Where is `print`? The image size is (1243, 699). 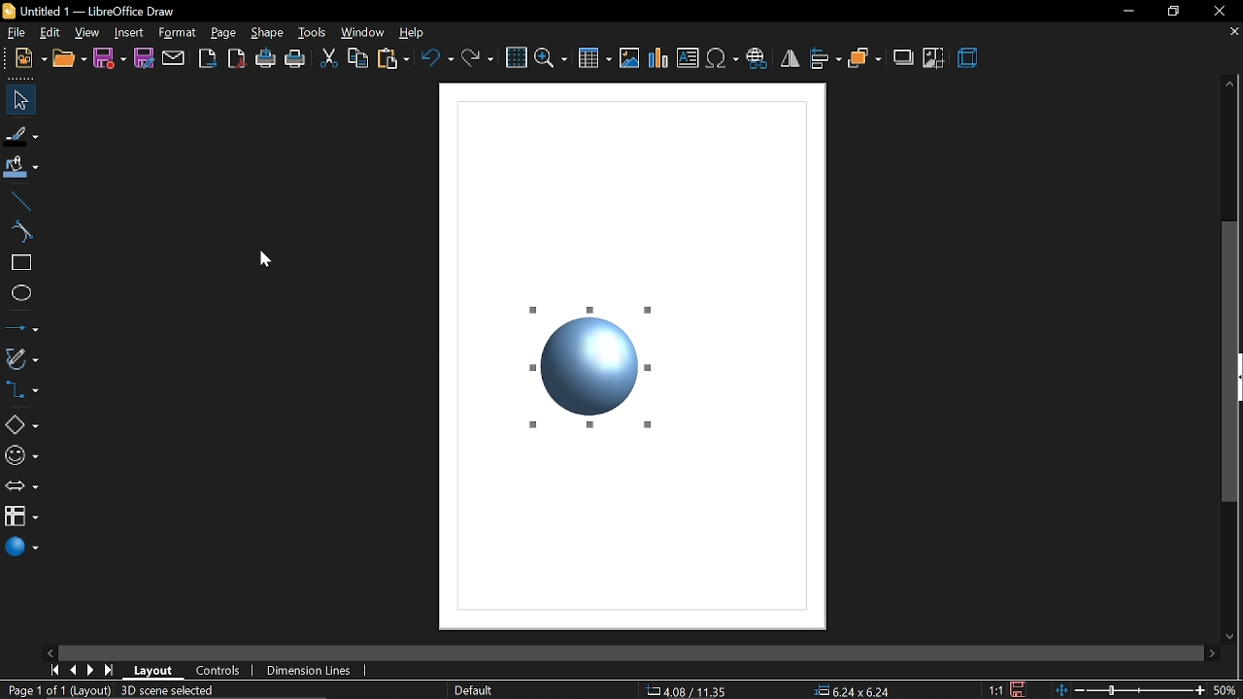 print is located at coordinates (296, 59).